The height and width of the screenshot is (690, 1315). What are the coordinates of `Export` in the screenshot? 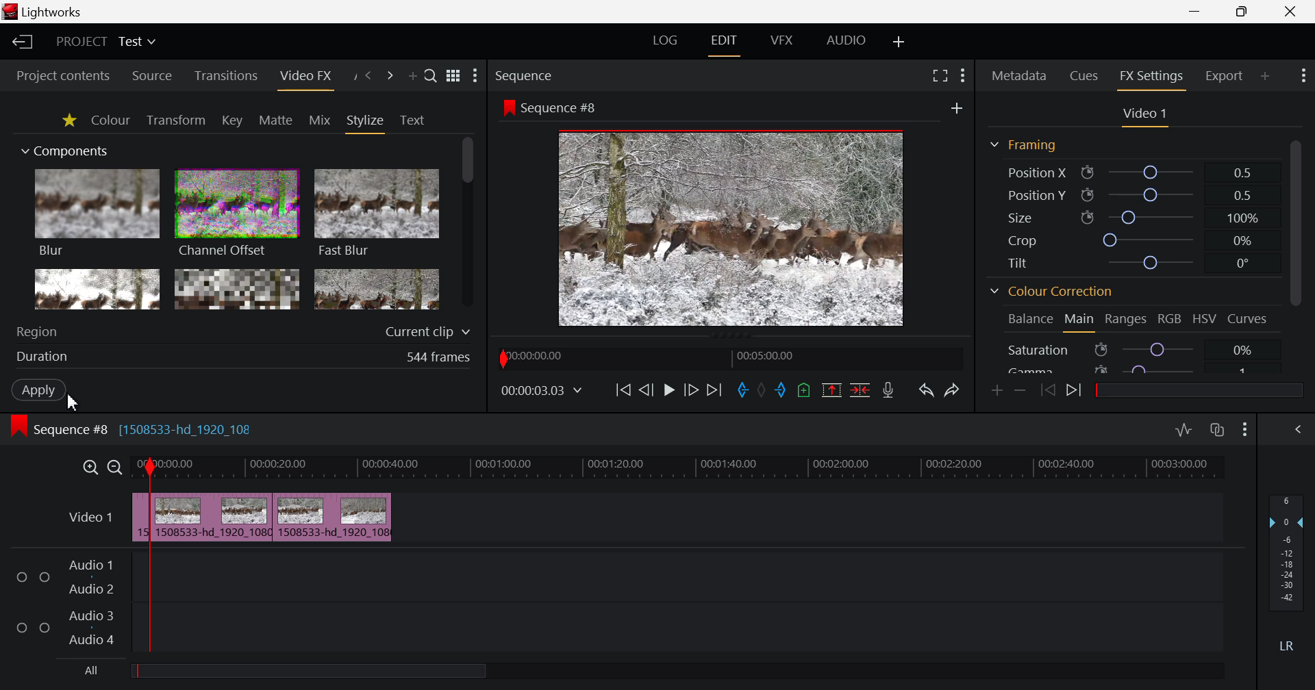 It's located at (1225, 75).